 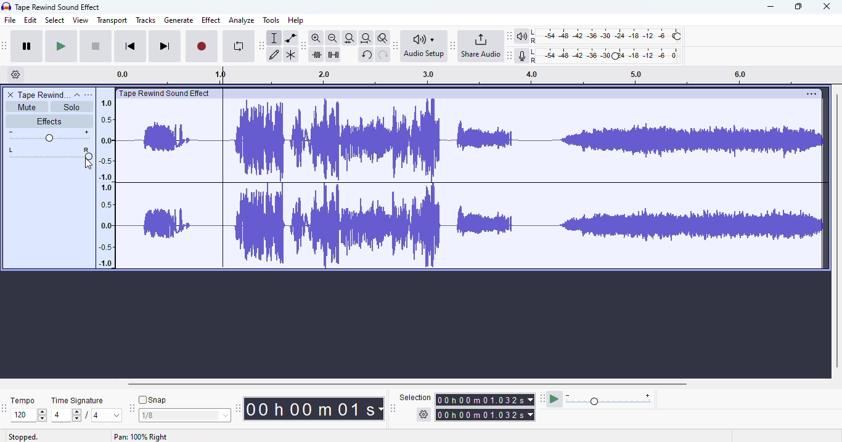 What do you see at coordinates (71, 107) in the screenshot?
I see `solo` at bounding box center [71, 107].